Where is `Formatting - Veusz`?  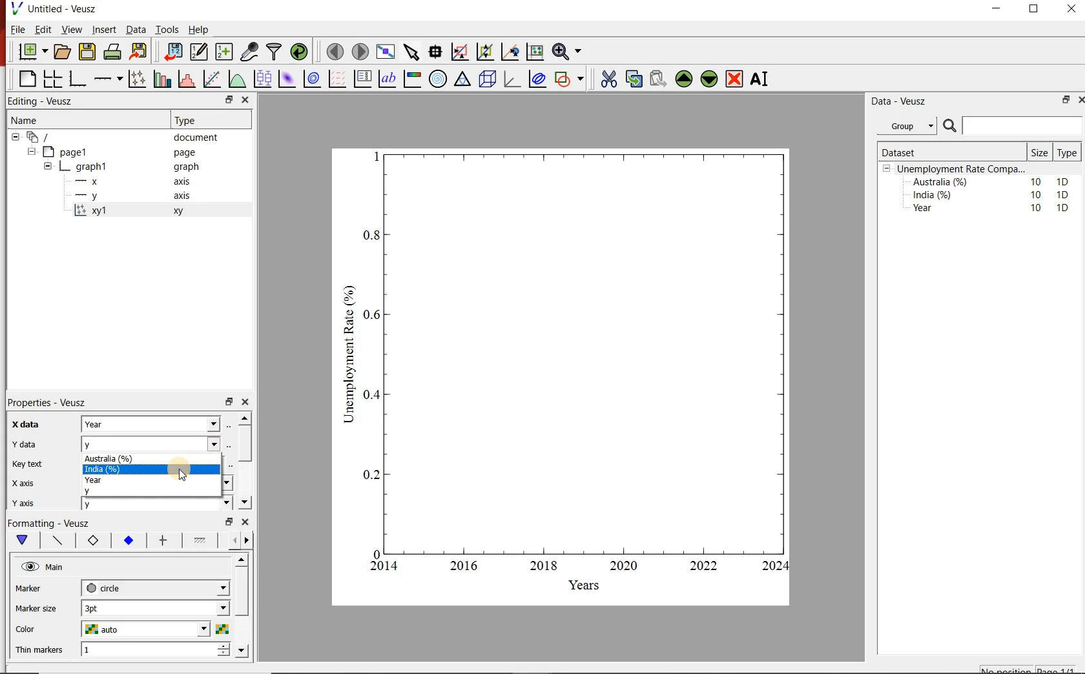 Formatting - Veusz is located at coordinates (48, 522).